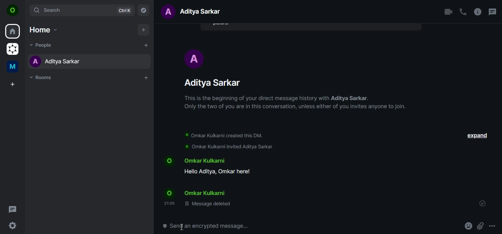 The image size is (502, 234). I want to click on room info, so click(477, 11).